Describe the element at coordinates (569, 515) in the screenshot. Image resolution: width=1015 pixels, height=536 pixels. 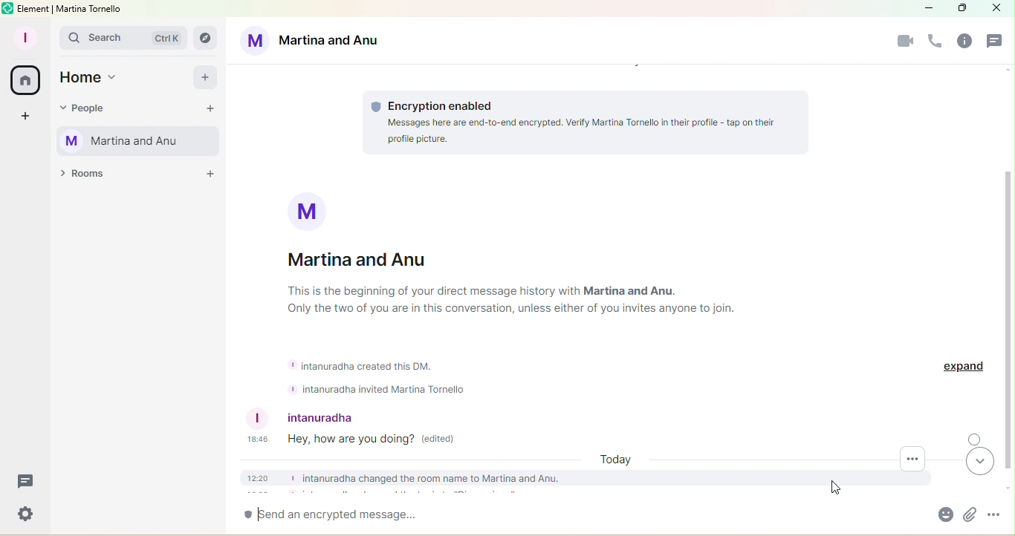
I see `Write message` at that location.